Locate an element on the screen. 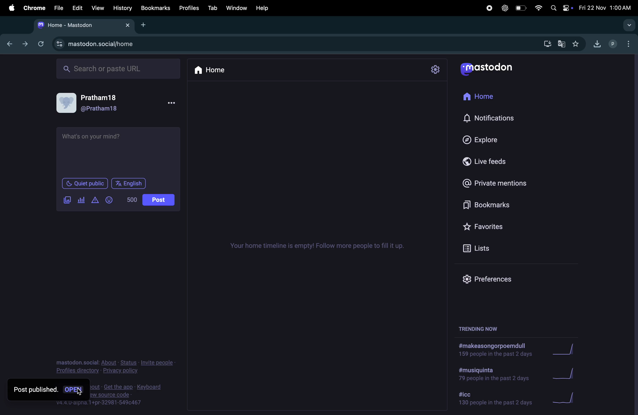 The image size is (638, 415). favourites is located at coordinates (499, 225).